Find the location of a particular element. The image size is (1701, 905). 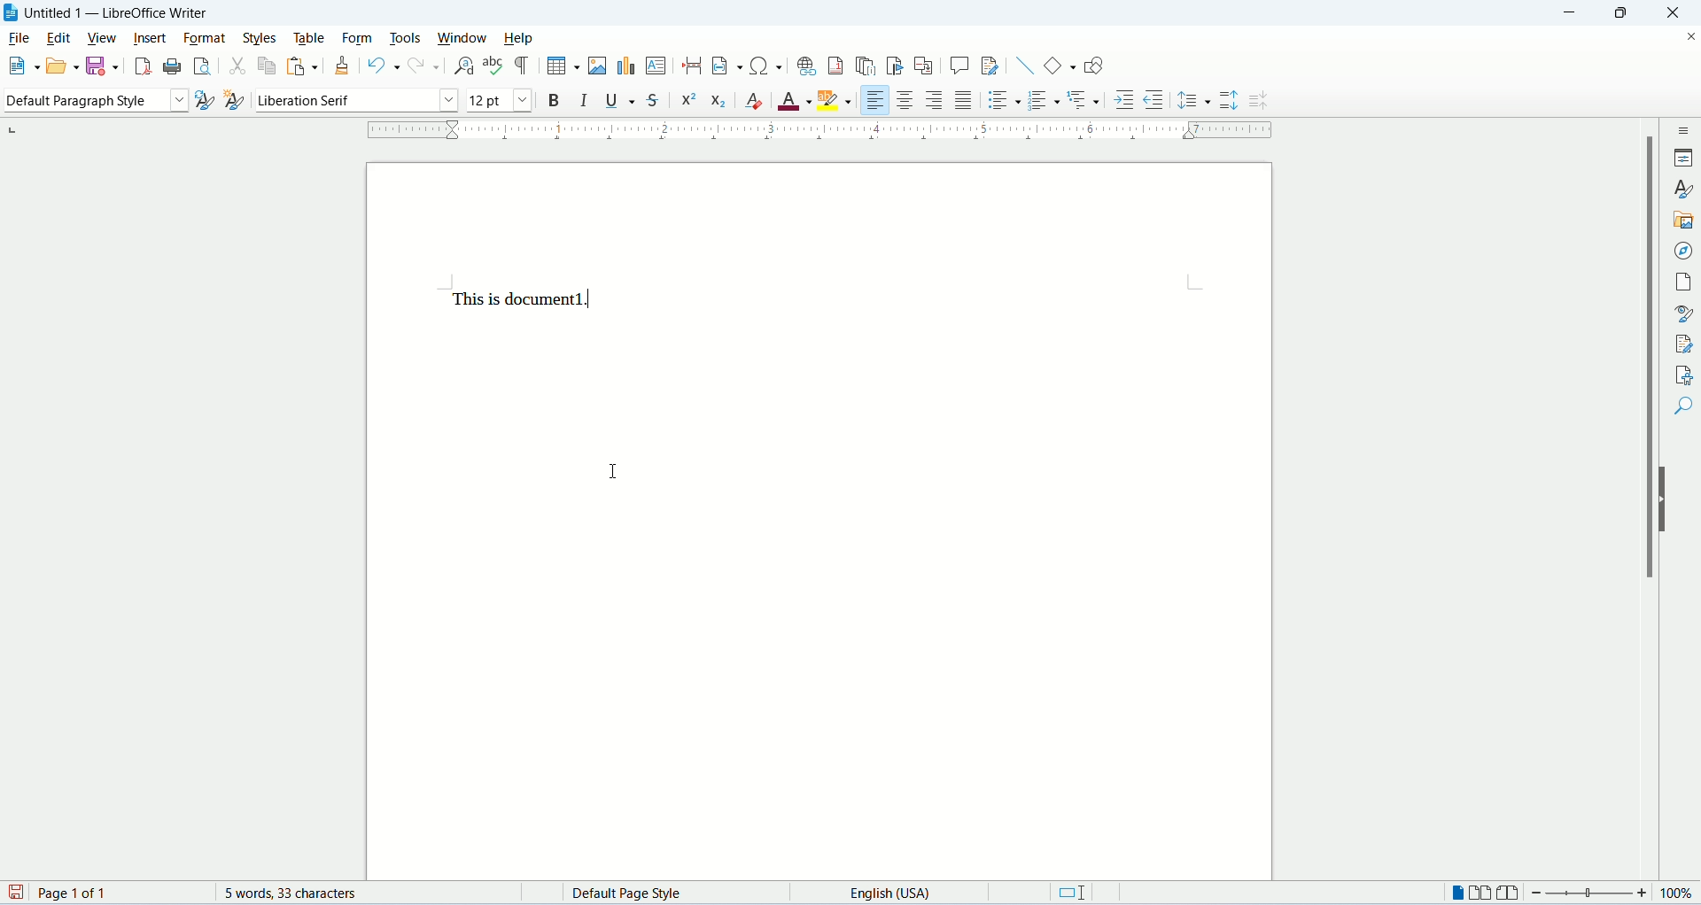

spell check is located at coordinates (493, 67).